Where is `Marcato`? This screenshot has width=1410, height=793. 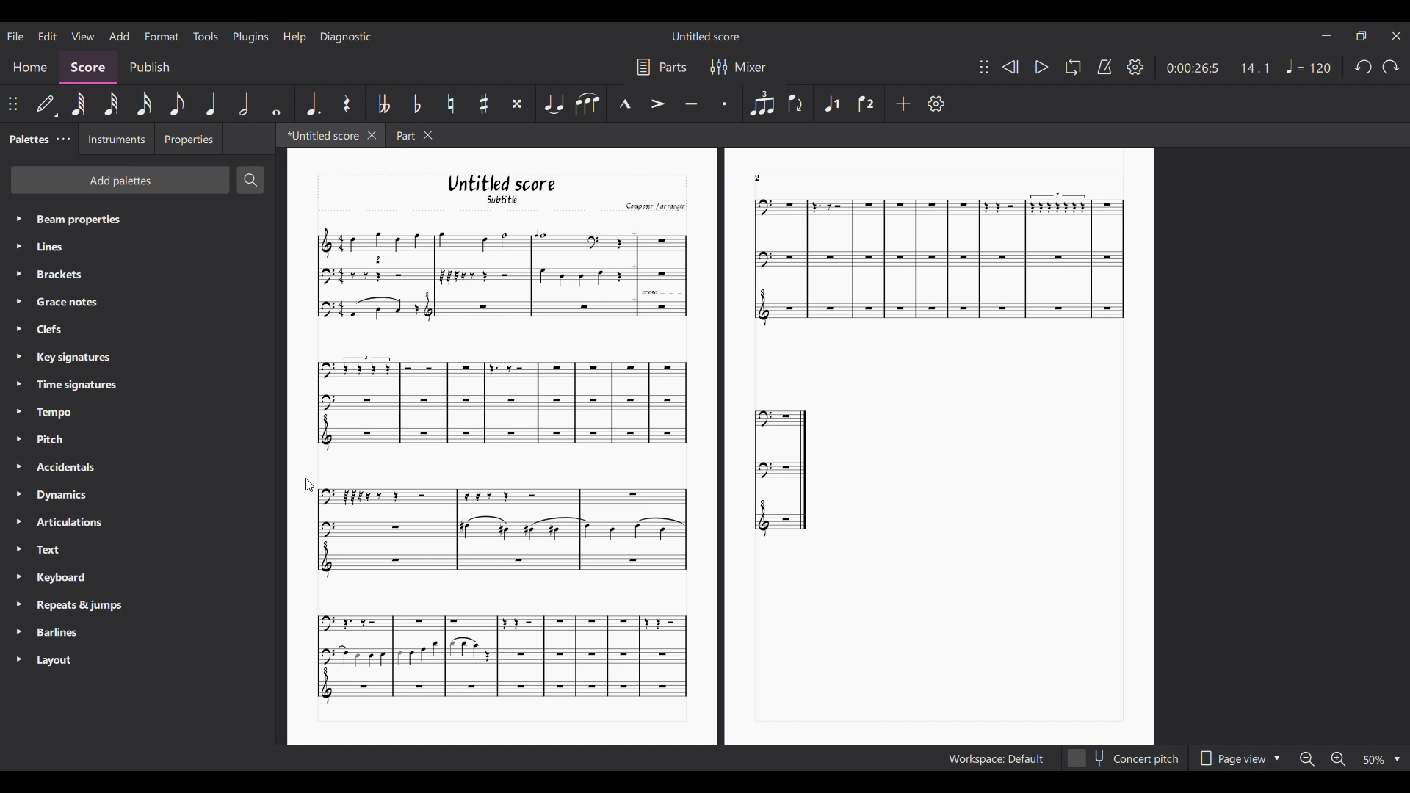
Marcato is located at coordinates (624, 104).